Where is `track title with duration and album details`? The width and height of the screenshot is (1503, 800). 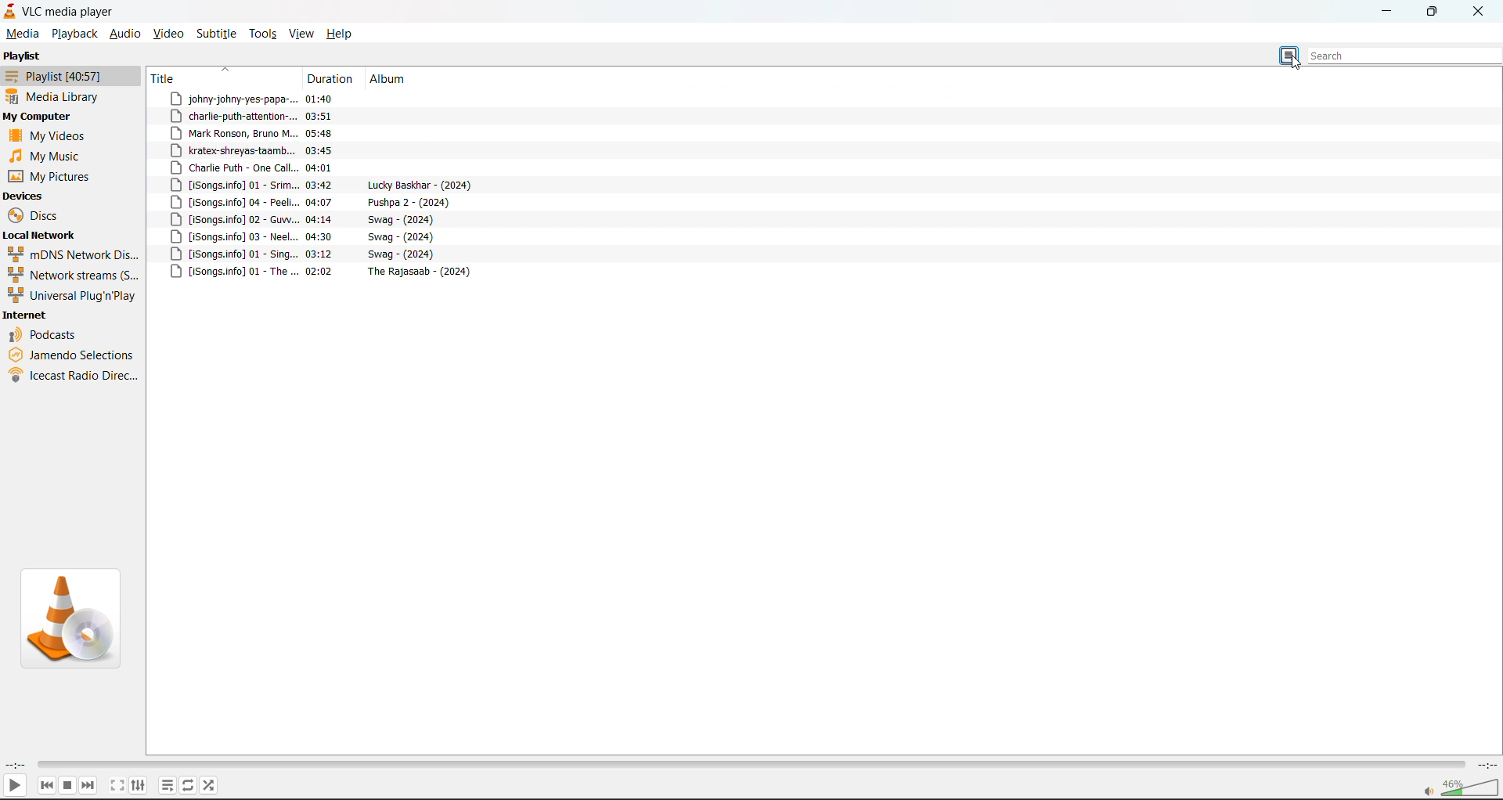
track title with duration and album details is located at coordinates (296, 168).